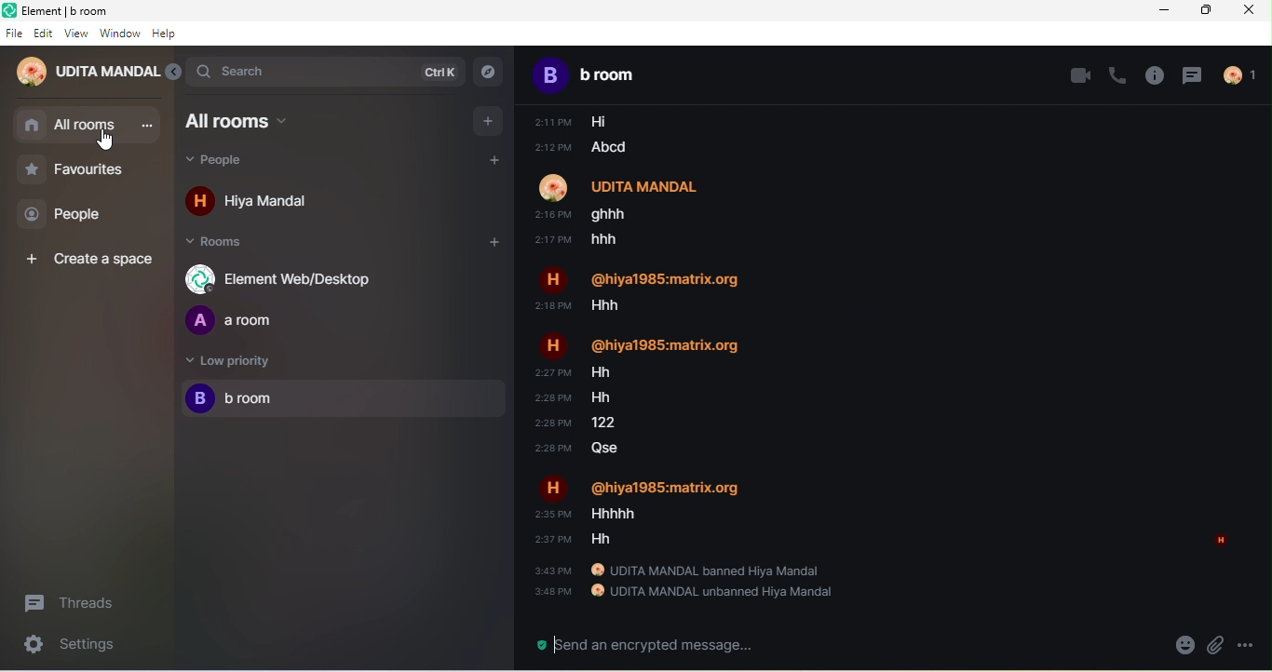 The width and height of the screenshot is (1272, 672). Describe the element at coordinates (79, 603) in the screenshot. I see `threads` at that location.